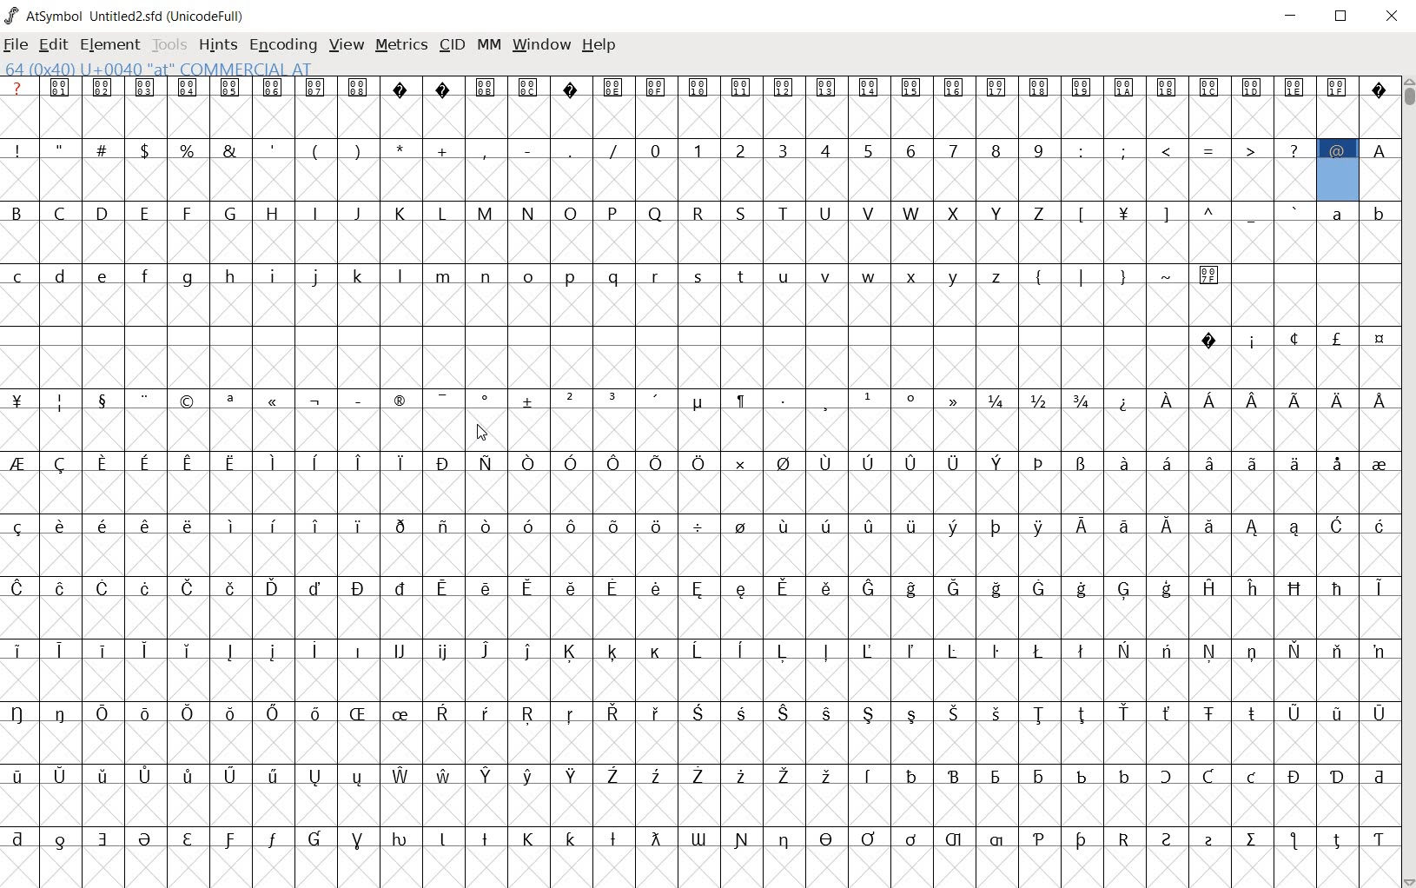  I want to click on file, so click(16, 46).